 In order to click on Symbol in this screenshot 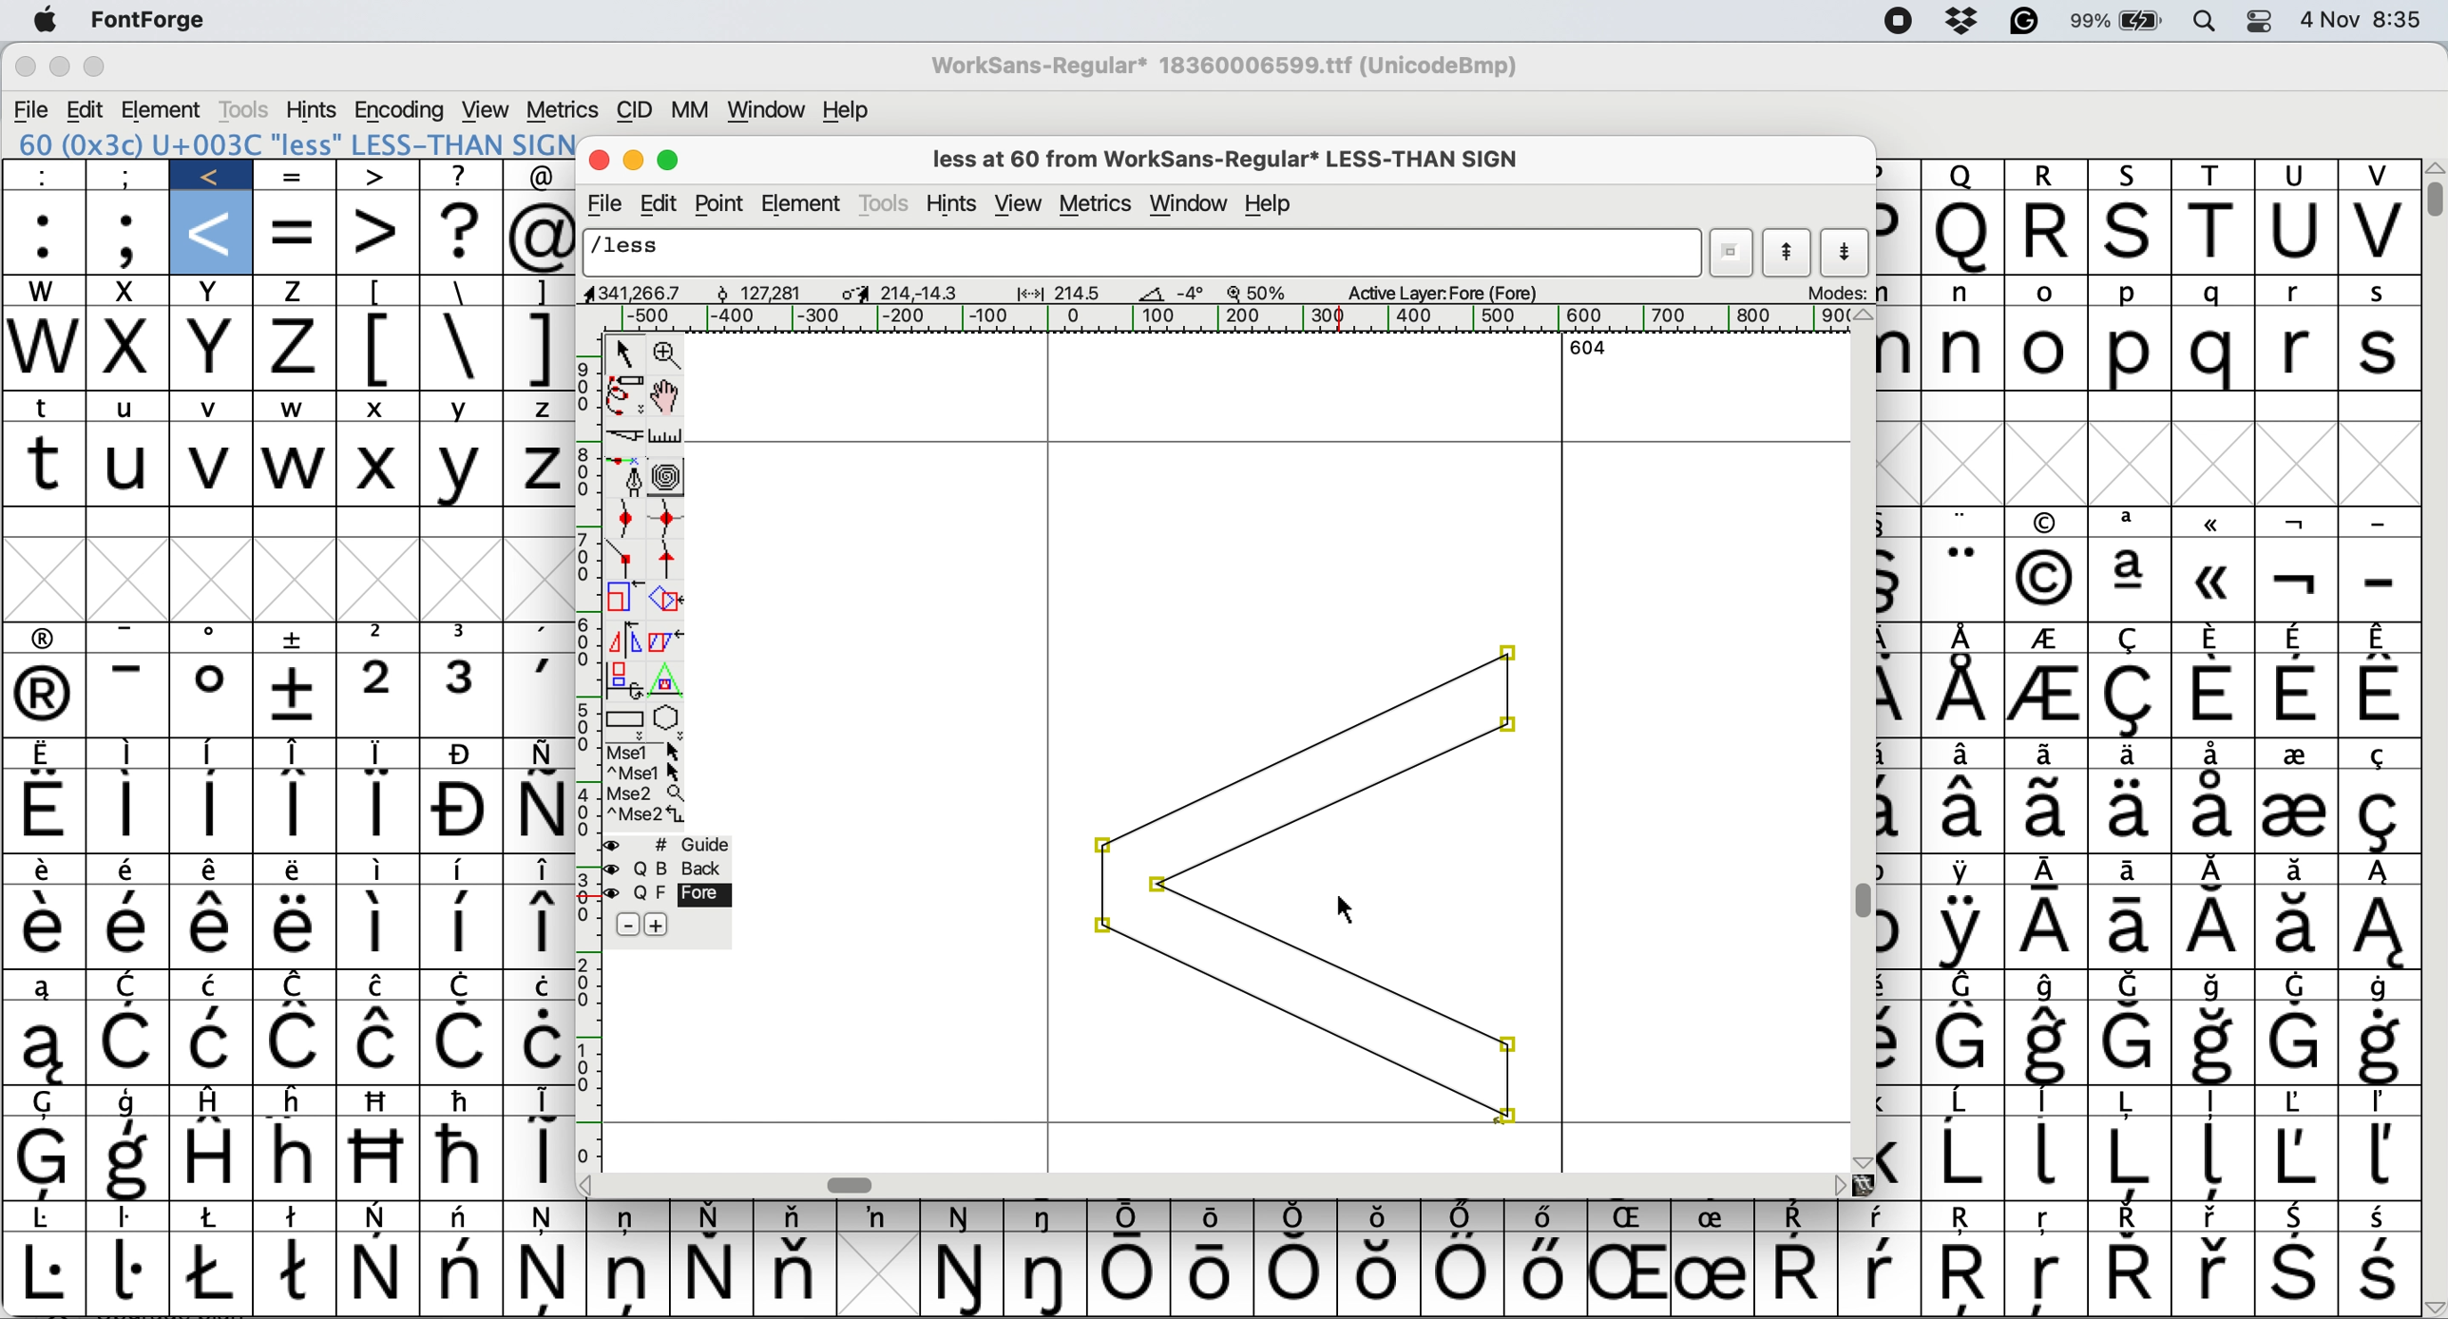, I will do `click(297, 1044)`.